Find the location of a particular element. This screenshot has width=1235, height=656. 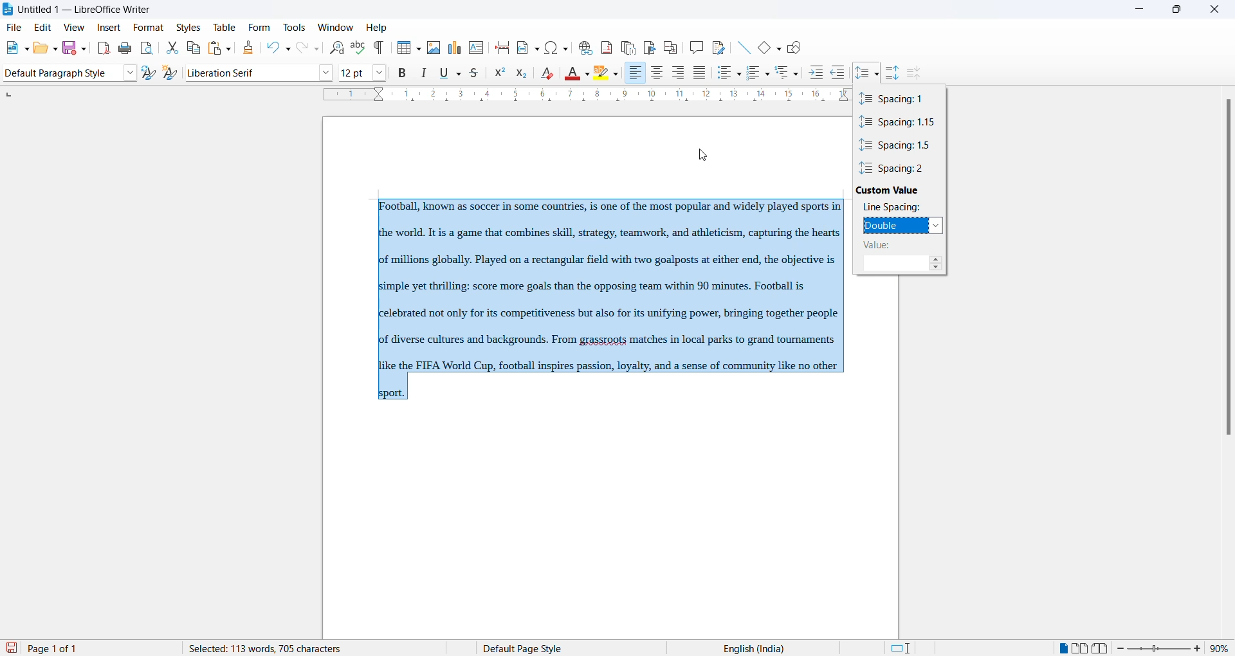

word and character count is located at coordinates (277, 648).